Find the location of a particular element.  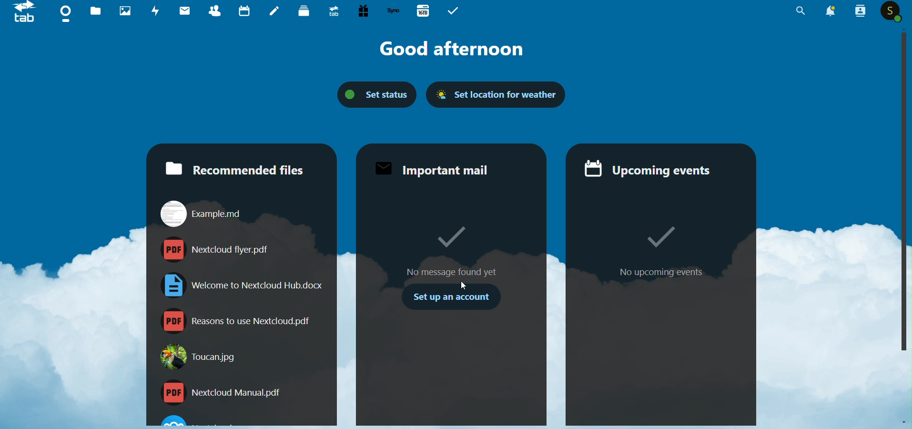

Welcome to Nextcloud Hub.docx is located at coordinates (239, 285).